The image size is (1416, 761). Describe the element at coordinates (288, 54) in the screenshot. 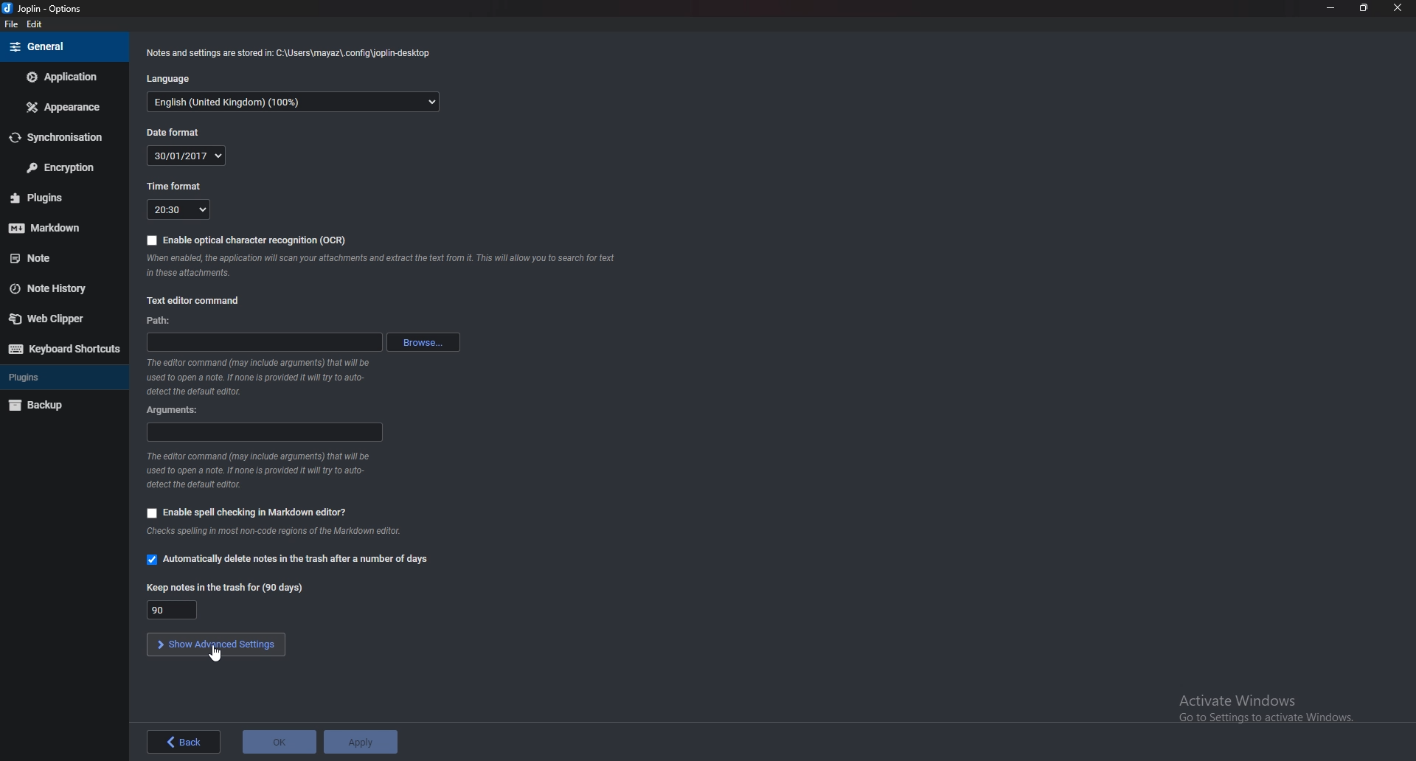

I see `Info` at that location.